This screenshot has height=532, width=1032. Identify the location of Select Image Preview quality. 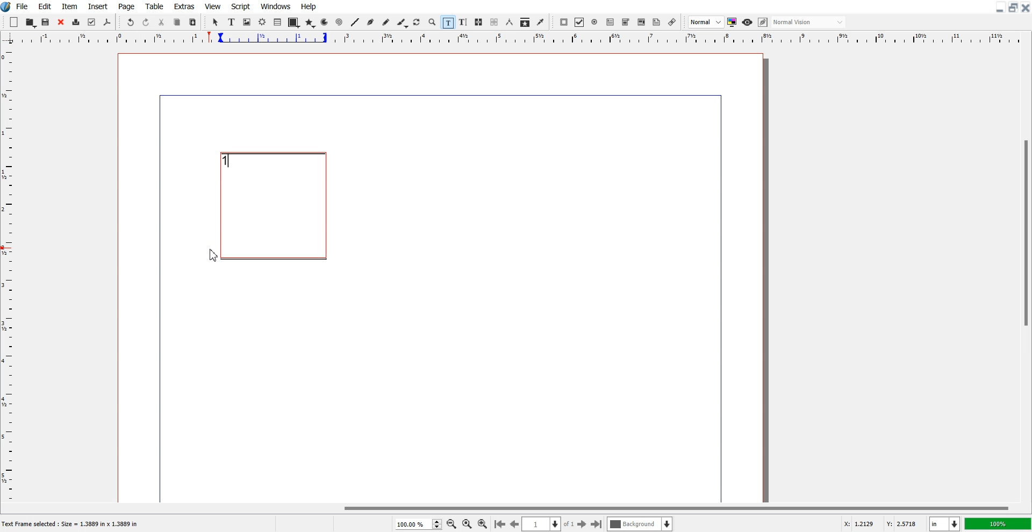
(706, 22).